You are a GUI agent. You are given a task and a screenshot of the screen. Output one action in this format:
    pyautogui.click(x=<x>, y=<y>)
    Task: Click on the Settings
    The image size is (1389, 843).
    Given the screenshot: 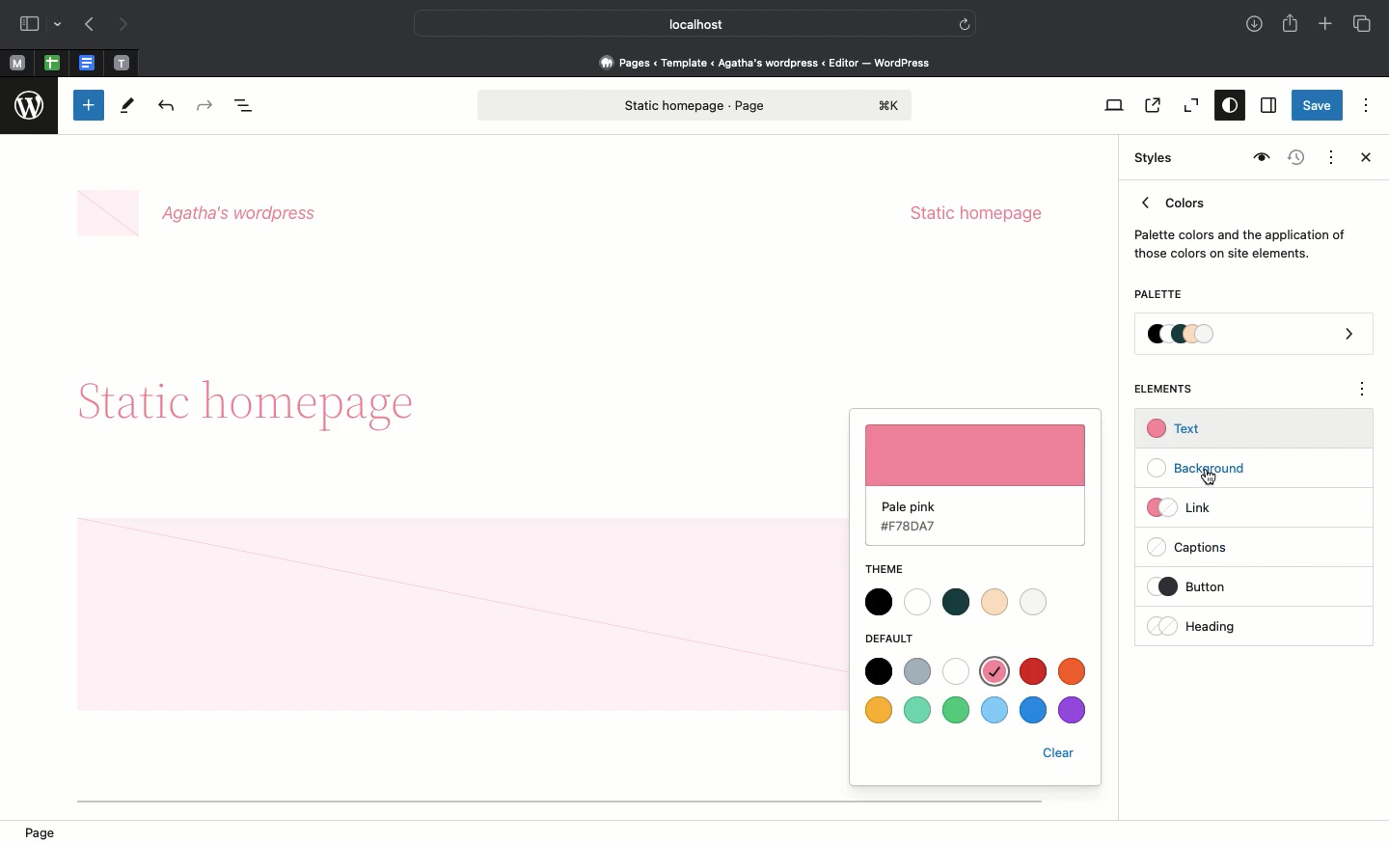 What is the action you would take?
    pyautogui.click(x=1266, y=106)
    